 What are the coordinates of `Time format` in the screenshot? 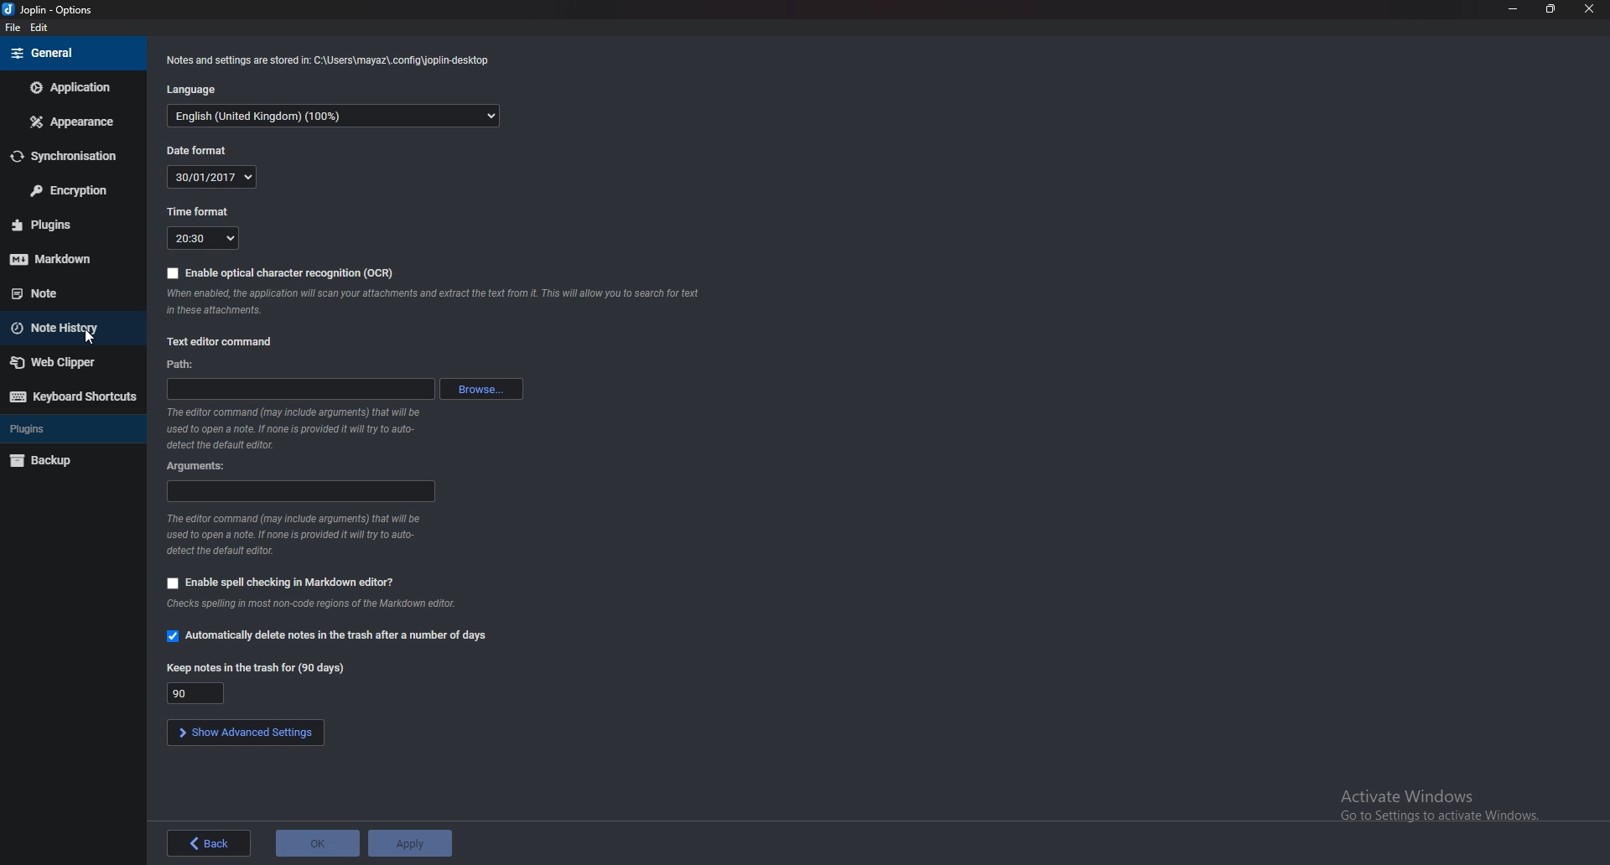 It's located at (202, 239).